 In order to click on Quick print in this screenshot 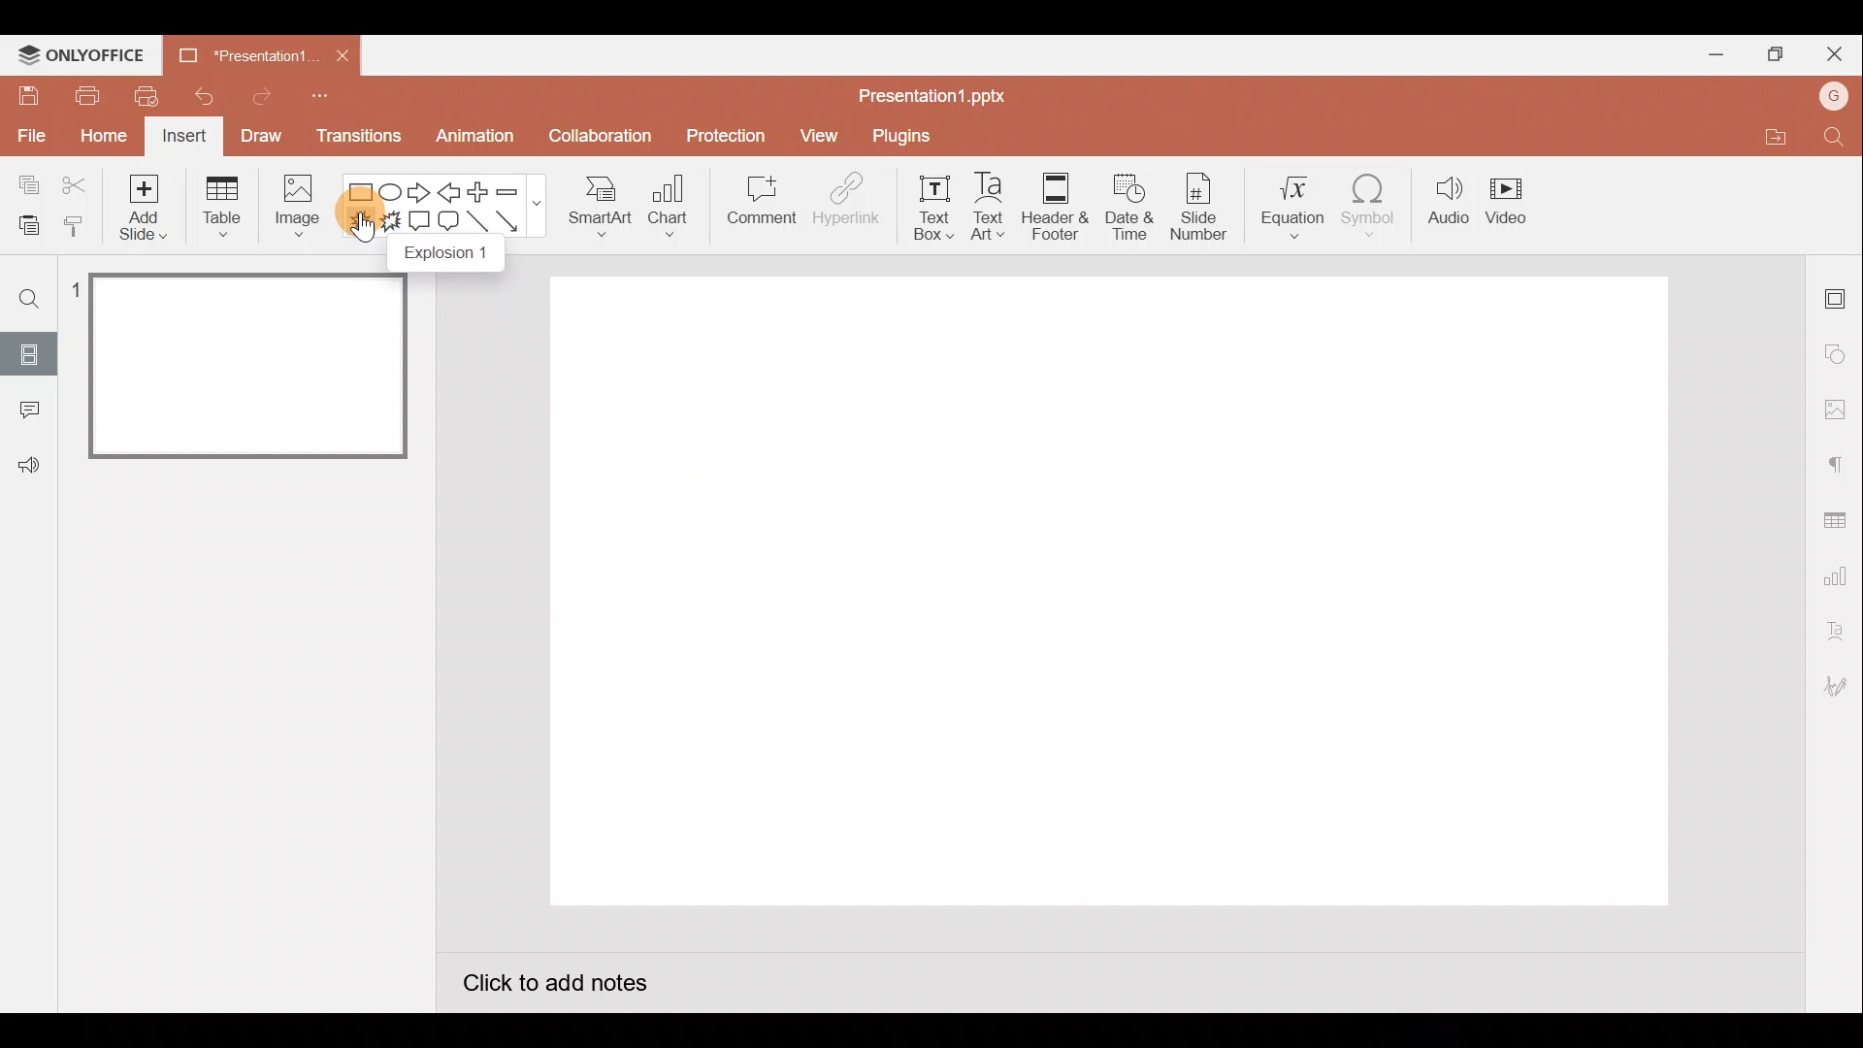, I will do `click(145, 96)`.